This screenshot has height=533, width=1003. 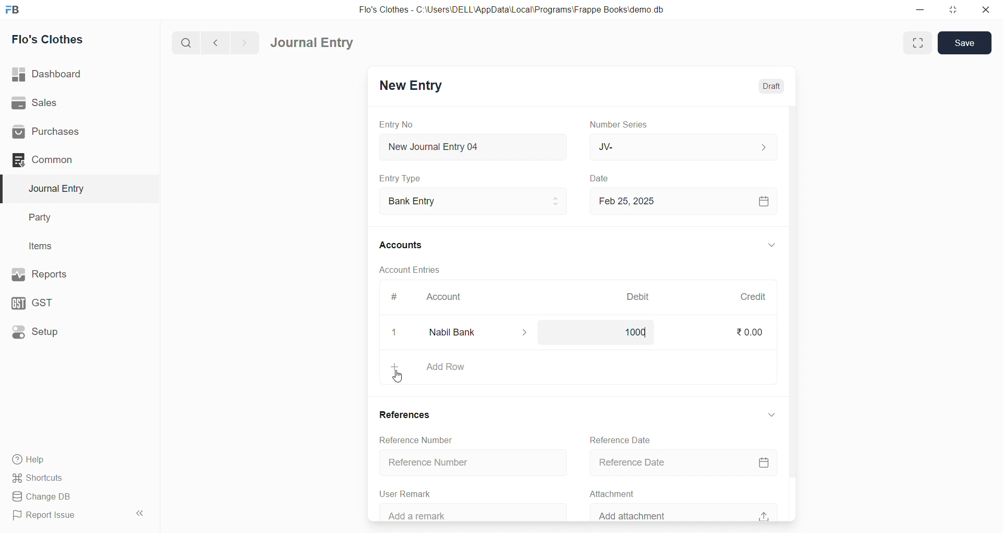 What do you see at coordinates (316, 43) in the screenshot?
I see `Journal Entry` at bounding box center [316, 43].